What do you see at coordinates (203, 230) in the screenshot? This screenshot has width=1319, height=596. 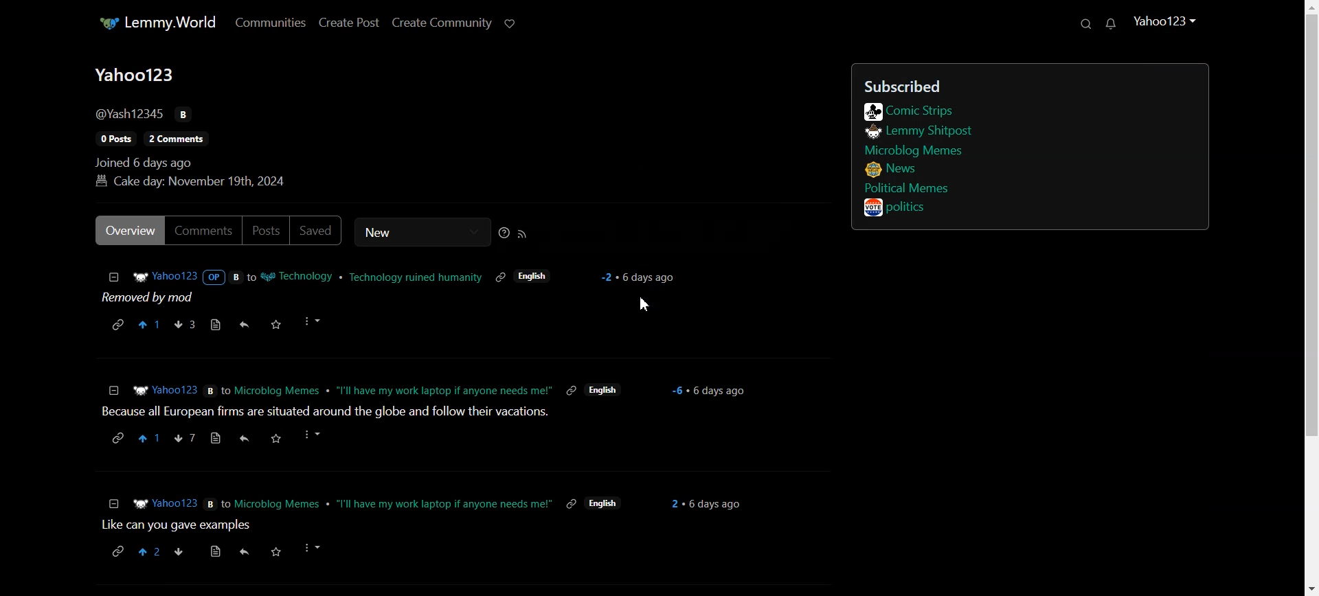 I see `Comments` at bounding box center [203, 230].